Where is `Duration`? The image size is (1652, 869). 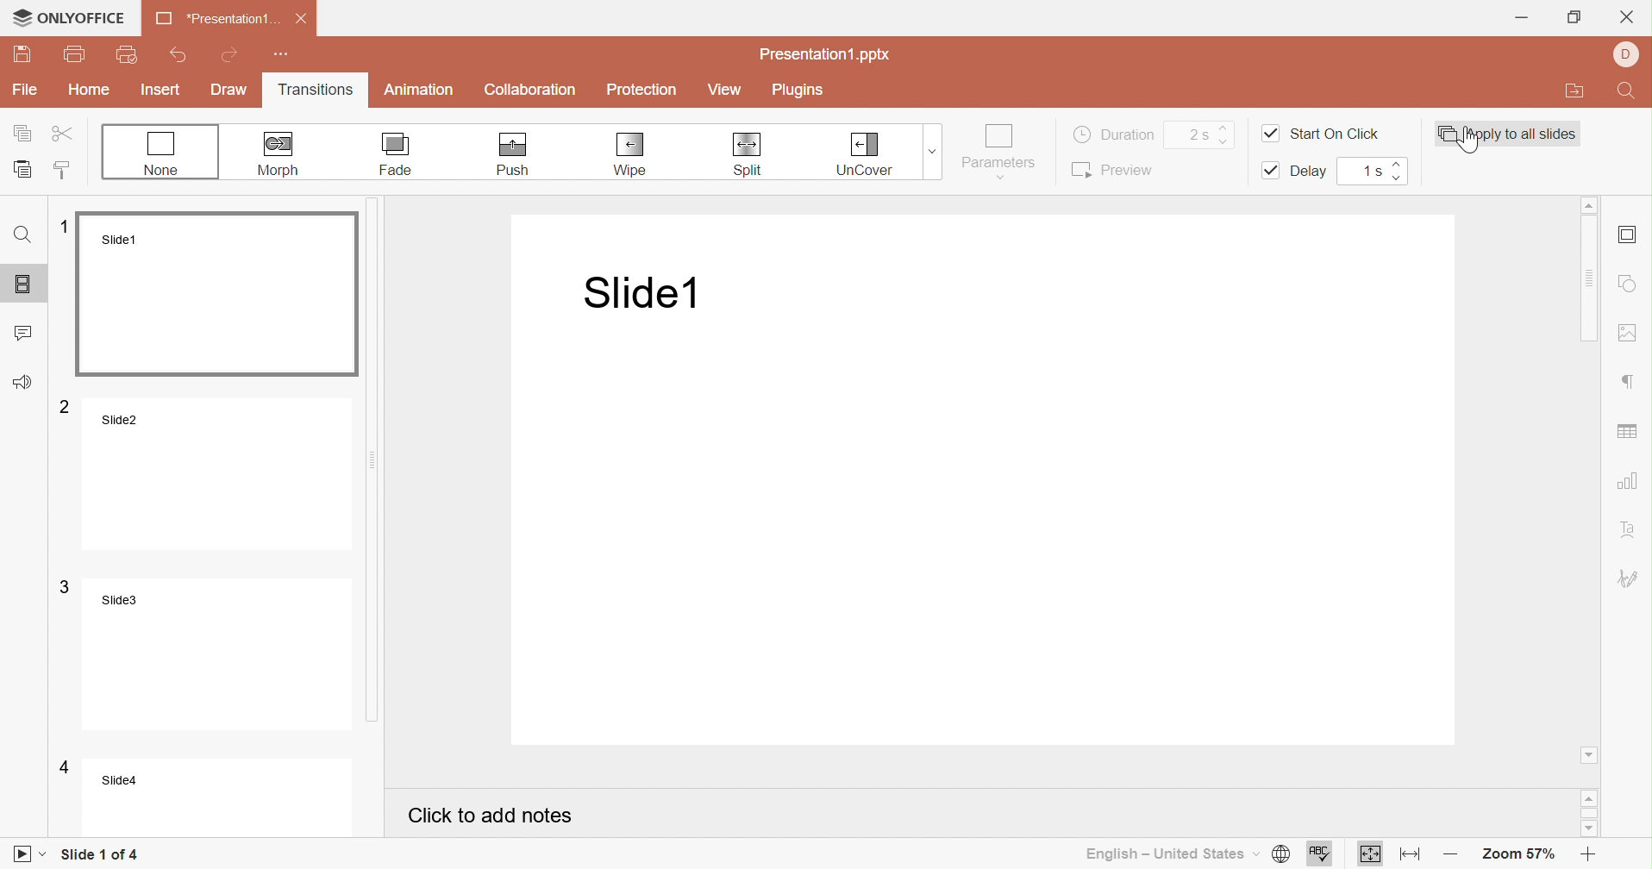 Duration is located at coordinates (1115, 133).